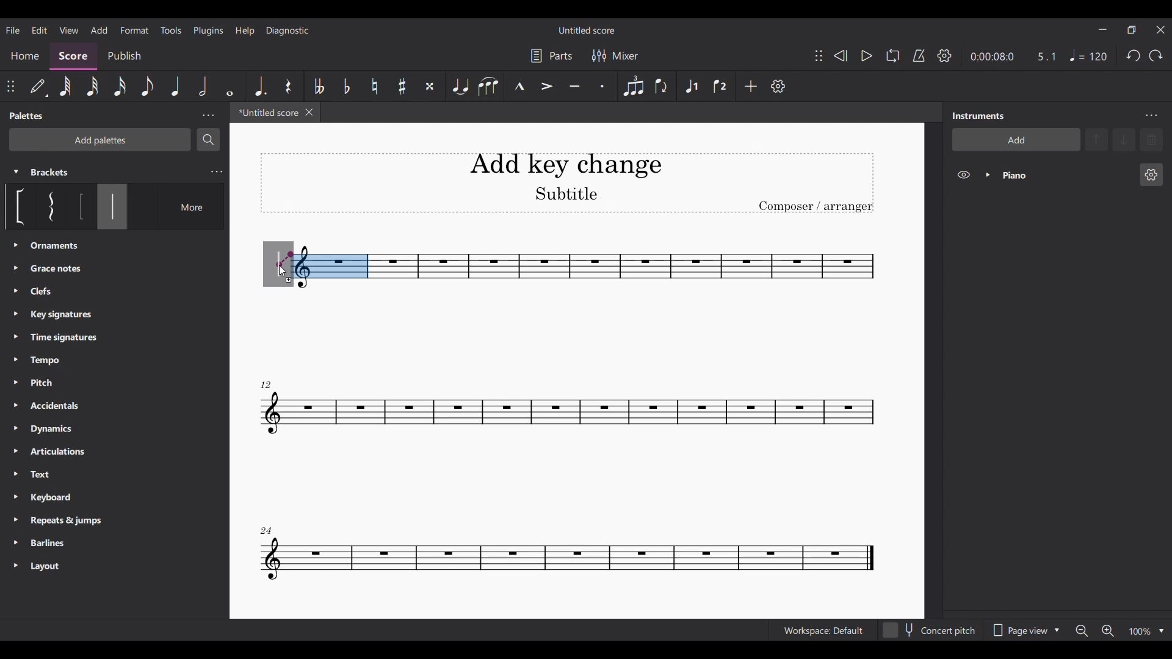  Describe the element at coordinates (546, 85) in the screenshot. I see `Accent` at that location.